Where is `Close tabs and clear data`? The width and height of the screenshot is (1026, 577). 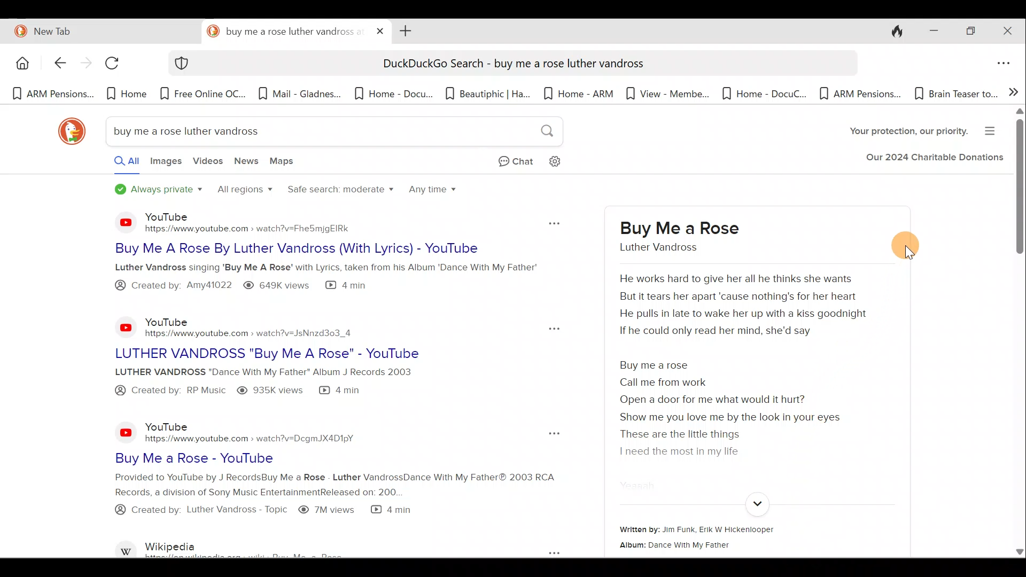
Close tabs and clear data is located at coordinates (891, 30).